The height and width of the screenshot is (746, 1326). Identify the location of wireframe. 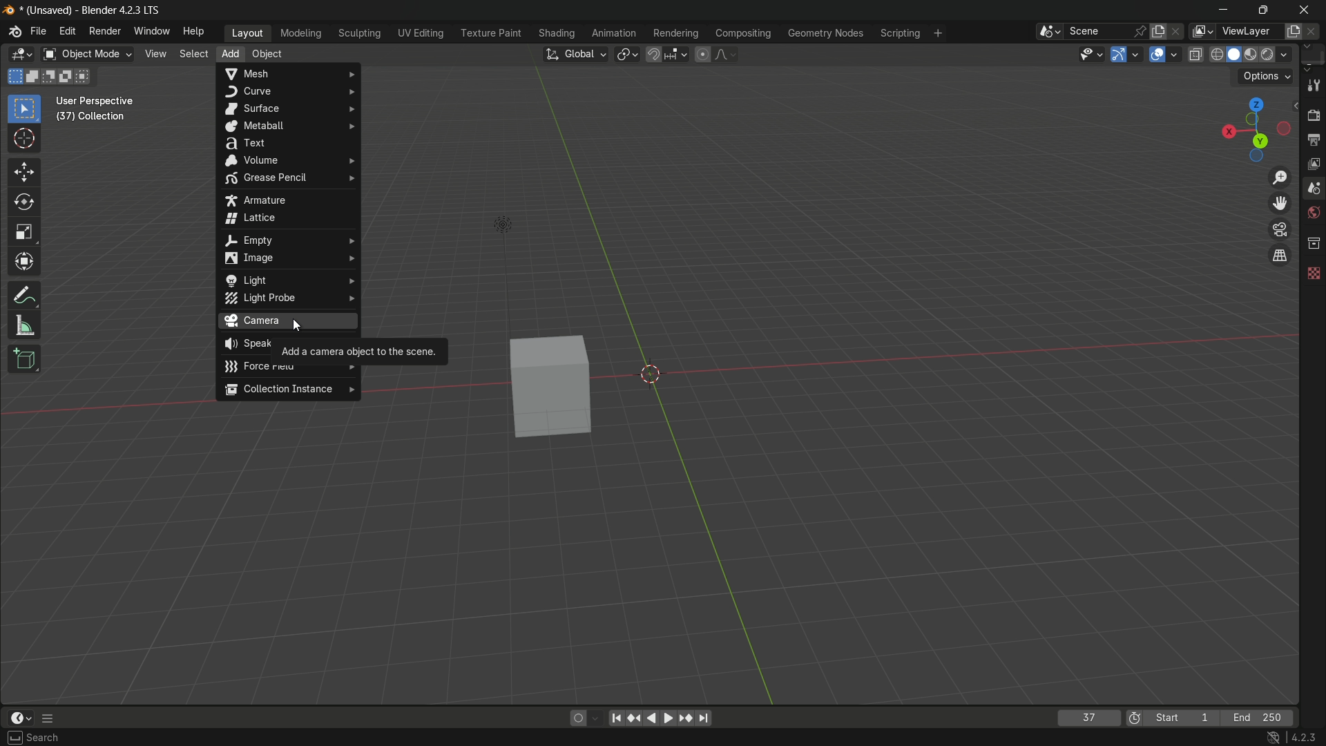
(1217, 54).